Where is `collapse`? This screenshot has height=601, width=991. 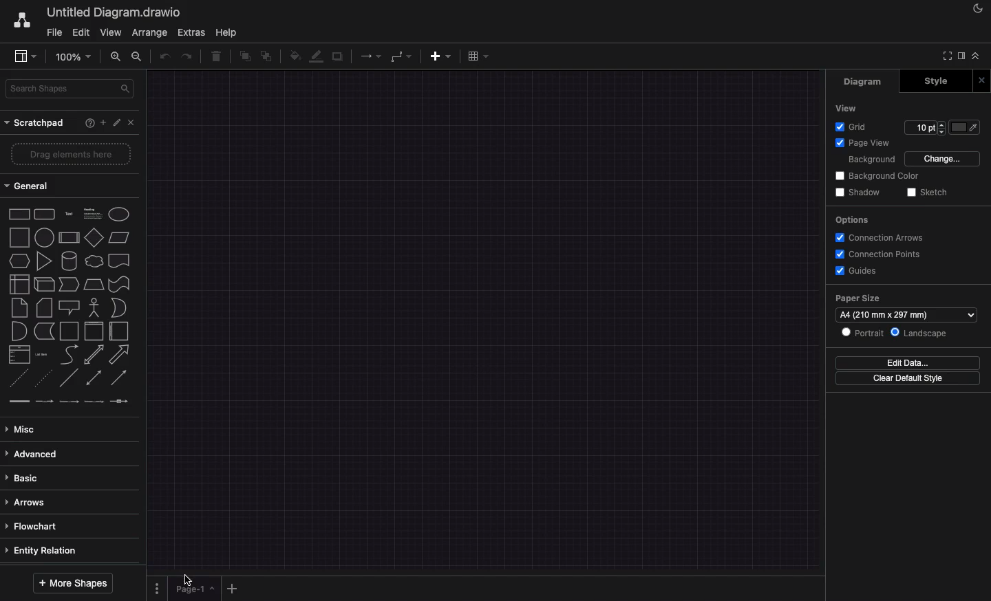
collapse is located at coordinates (976, 56).